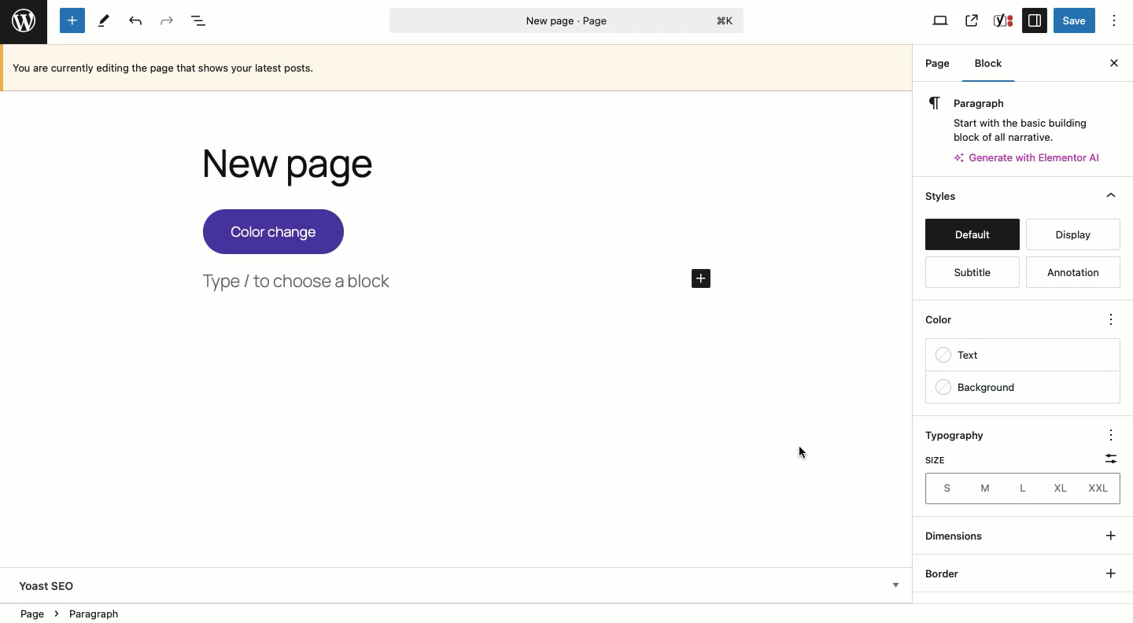  Describe the element at coordinates (1015, 319) in the screenshot. I see `Color` at that location.